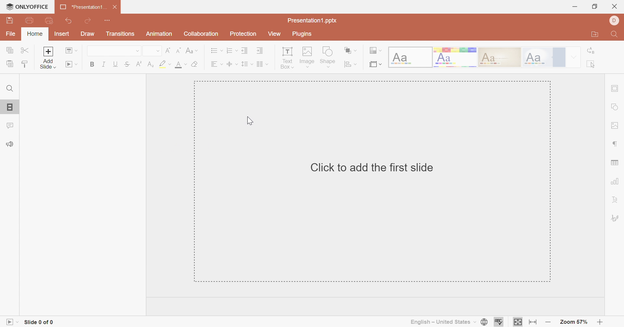 This screenshot has height=327, width=624. What do you see at coordinates (574, 7) in the screenshot?
I see `Minimize` at bounding box center [574, 7].